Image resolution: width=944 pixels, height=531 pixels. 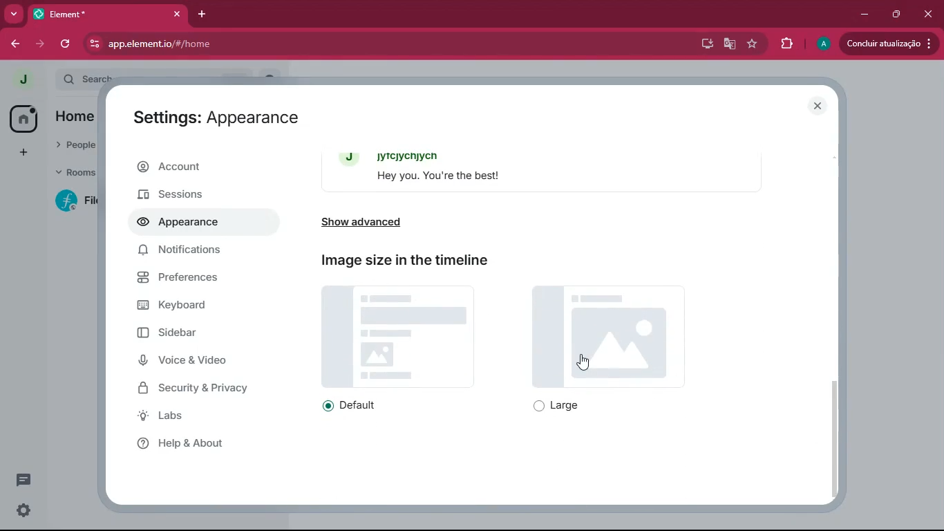 What do you see at coordinates (204, 388) in the screenshot?
I see `security & privacy ` at bounding box center [204, 388].